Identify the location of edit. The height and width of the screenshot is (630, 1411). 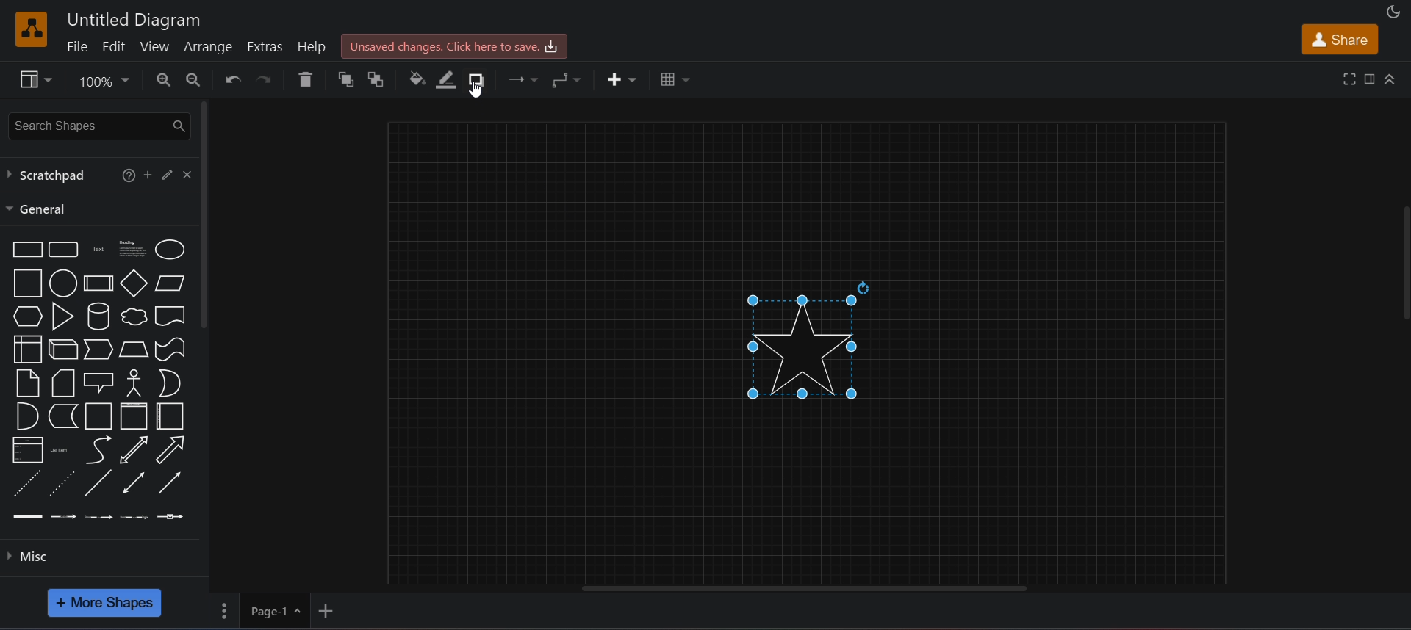
(168, 175).